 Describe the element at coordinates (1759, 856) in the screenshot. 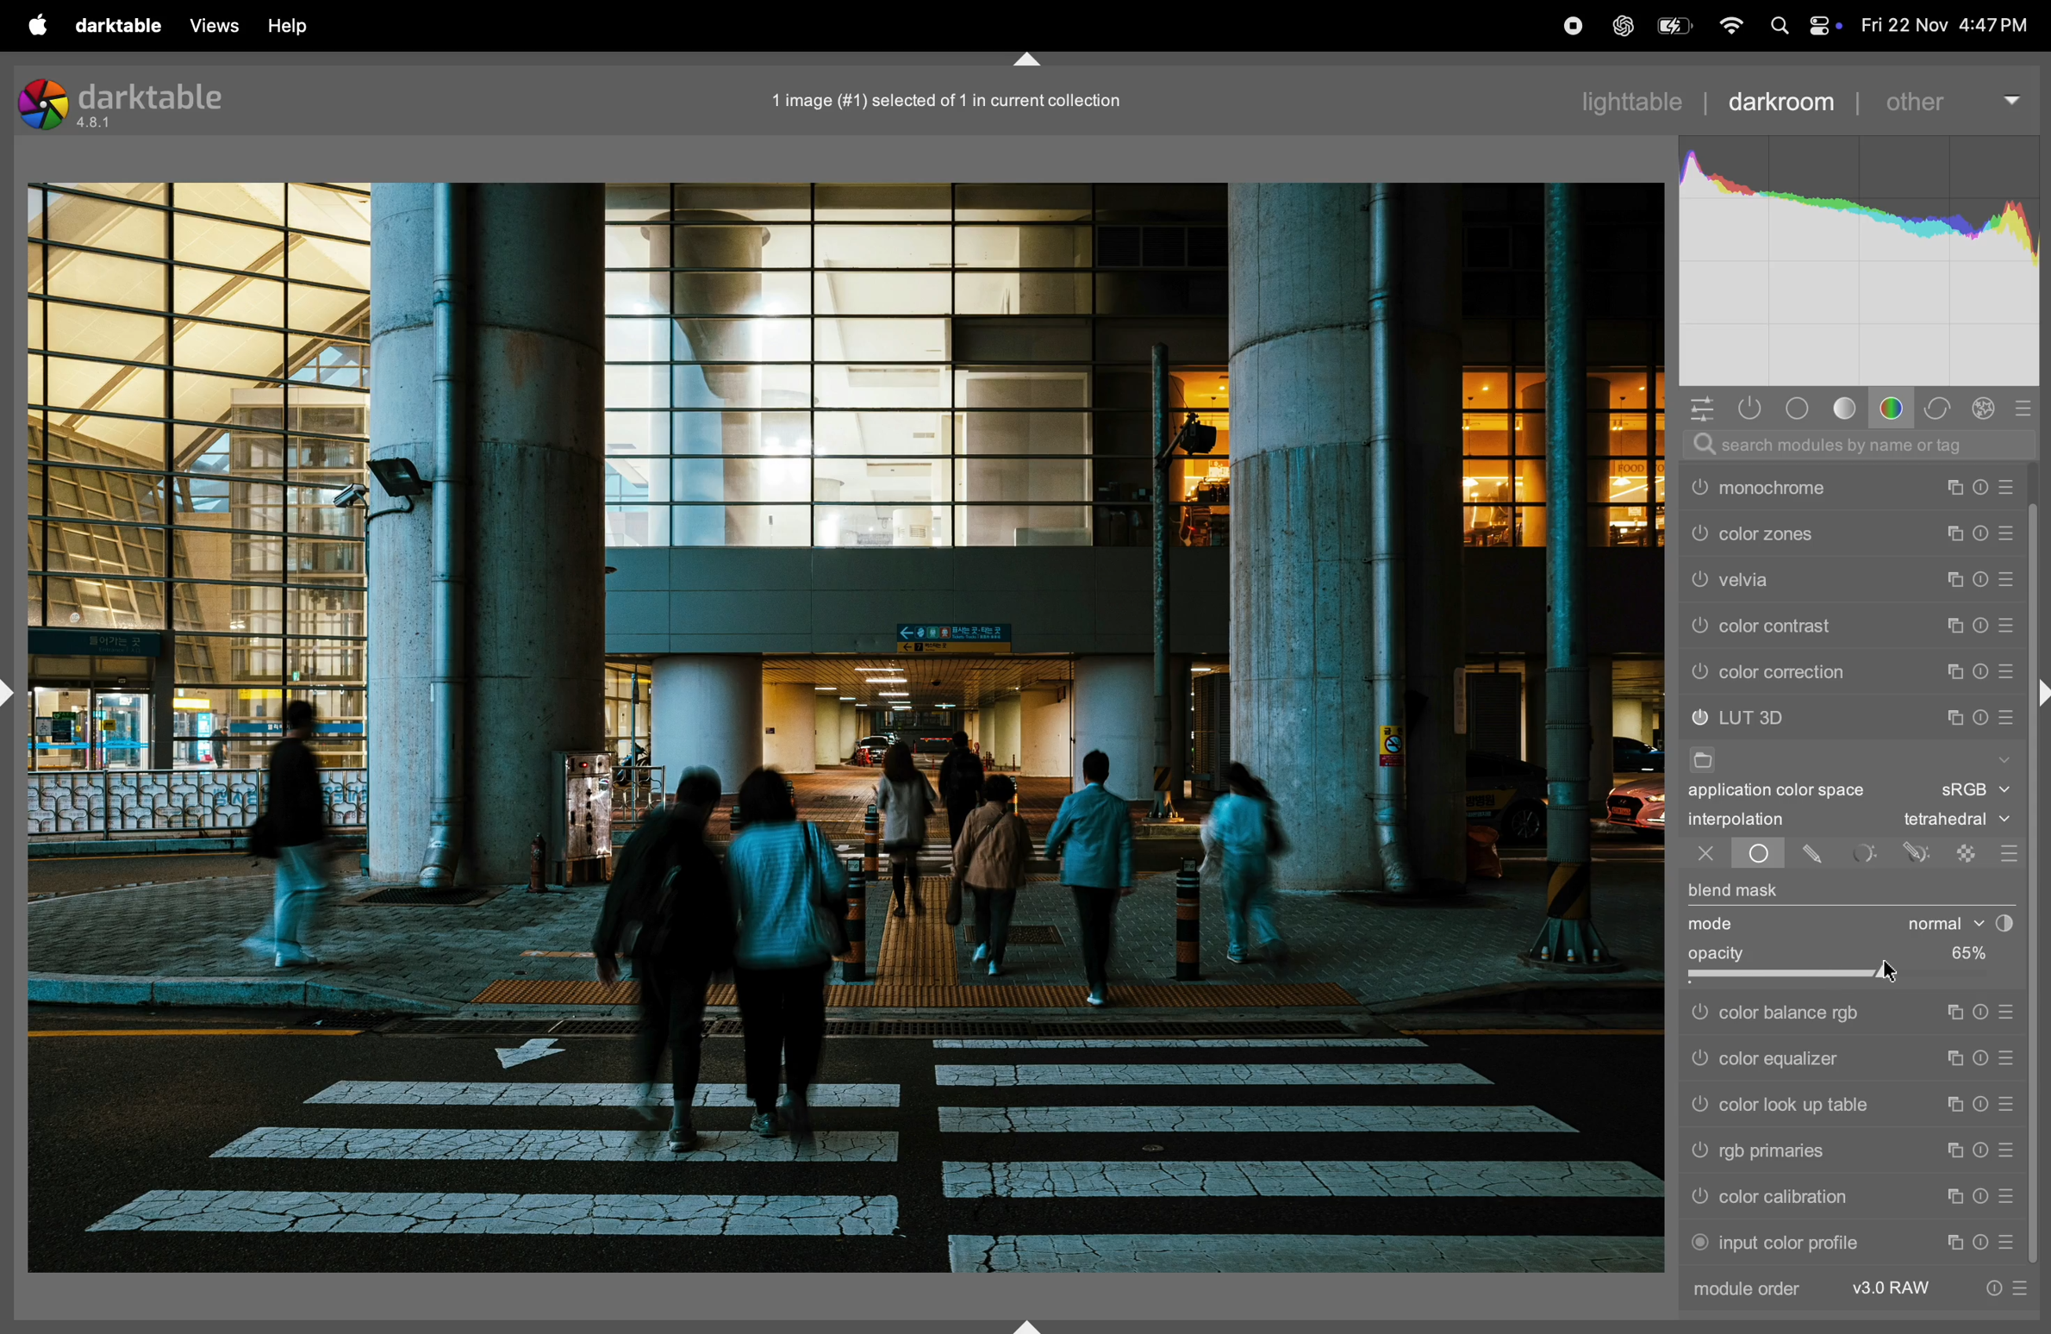

I see `uniformly` at that location.